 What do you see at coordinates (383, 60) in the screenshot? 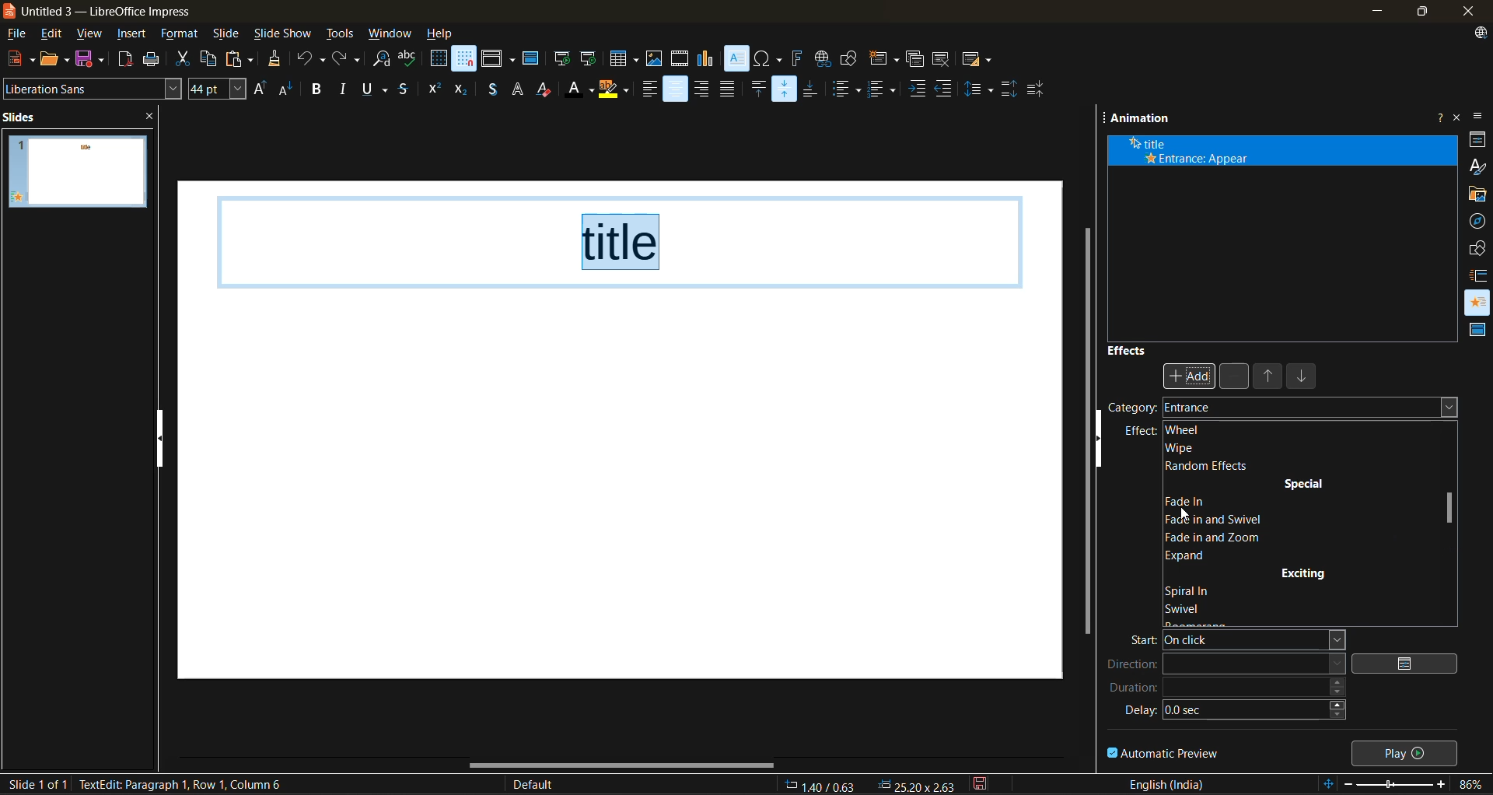
I see `find and replace` at bounding box center [383, 60].